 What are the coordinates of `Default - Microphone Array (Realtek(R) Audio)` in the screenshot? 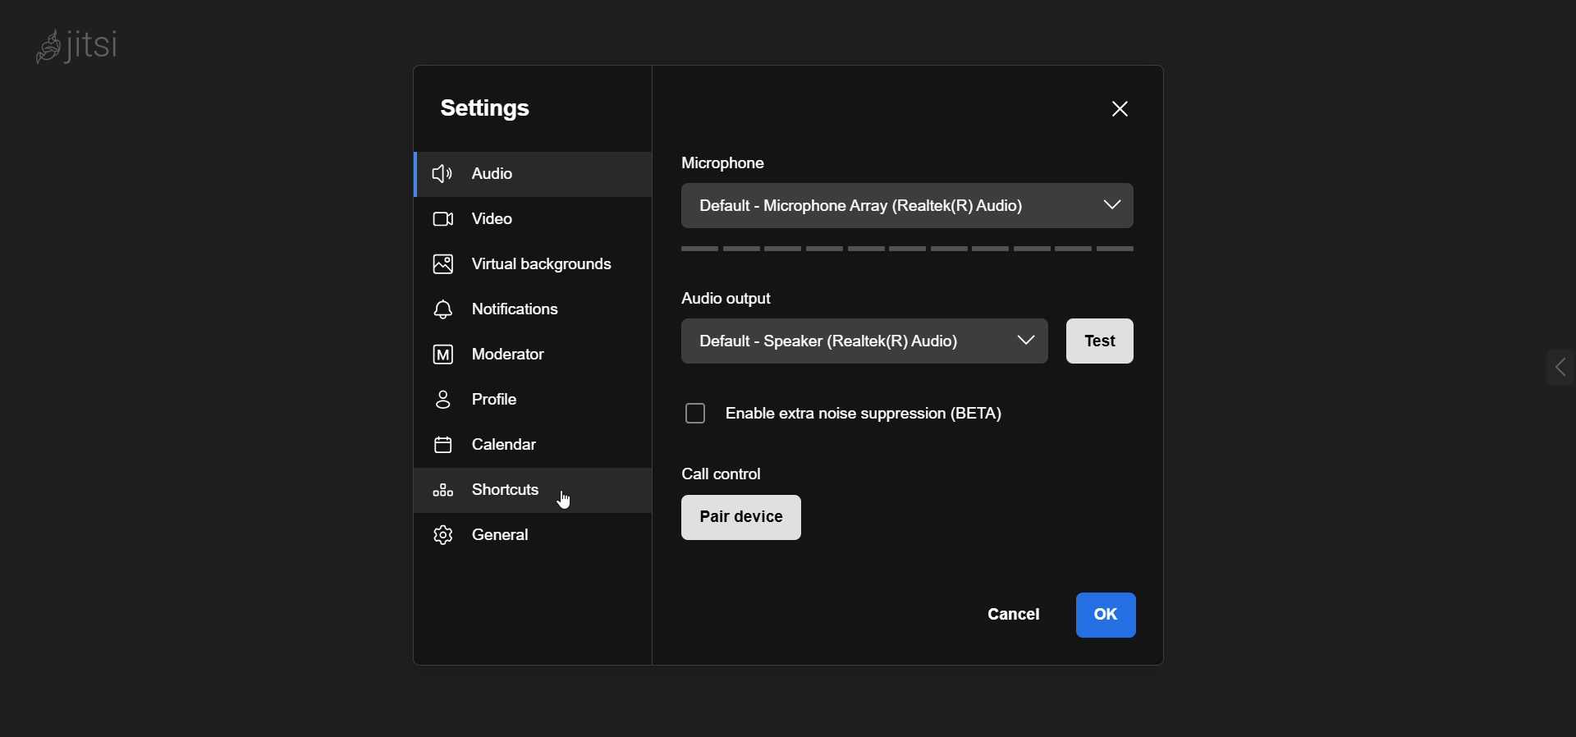 It's located at (869, 207).